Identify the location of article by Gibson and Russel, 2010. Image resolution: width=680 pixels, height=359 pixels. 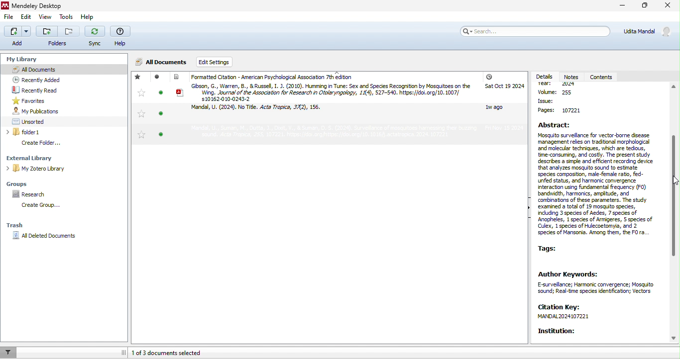
(324, 92).